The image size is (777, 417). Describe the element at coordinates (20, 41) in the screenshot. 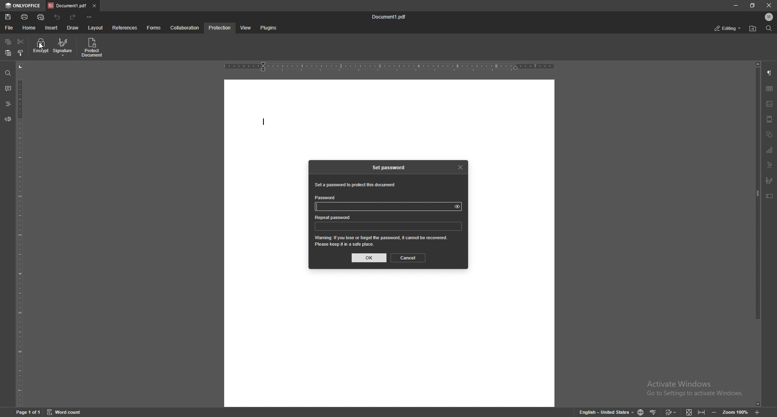

I see `cut` at that location.